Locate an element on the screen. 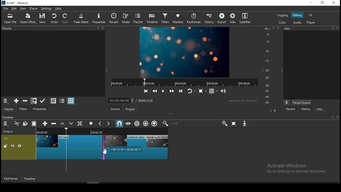 The image size is (341, 192). zoom timeline to fit is located at coordinates (234, 123).